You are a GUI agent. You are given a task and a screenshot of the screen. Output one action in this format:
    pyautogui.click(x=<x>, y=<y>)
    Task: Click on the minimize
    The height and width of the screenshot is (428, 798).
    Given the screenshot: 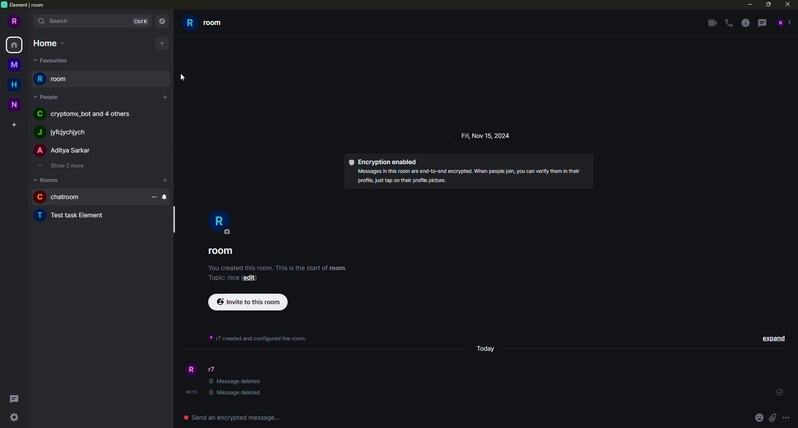 What is the action you would take?
    pyautogui.click(x=747, y=5)
    